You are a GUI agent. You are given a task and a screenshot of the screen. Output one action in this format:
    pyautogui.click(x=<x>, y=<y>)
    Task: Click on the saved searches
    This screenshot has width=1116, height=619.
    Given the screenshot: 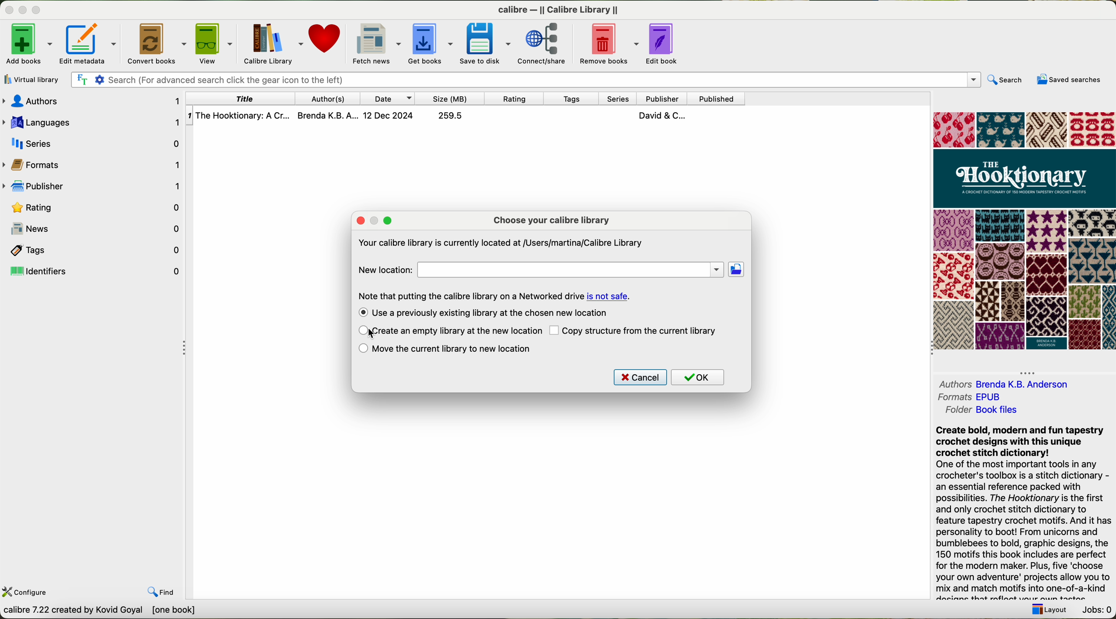 What is the action you would take?
    pyautogui.click(x=1068, y=80)
    